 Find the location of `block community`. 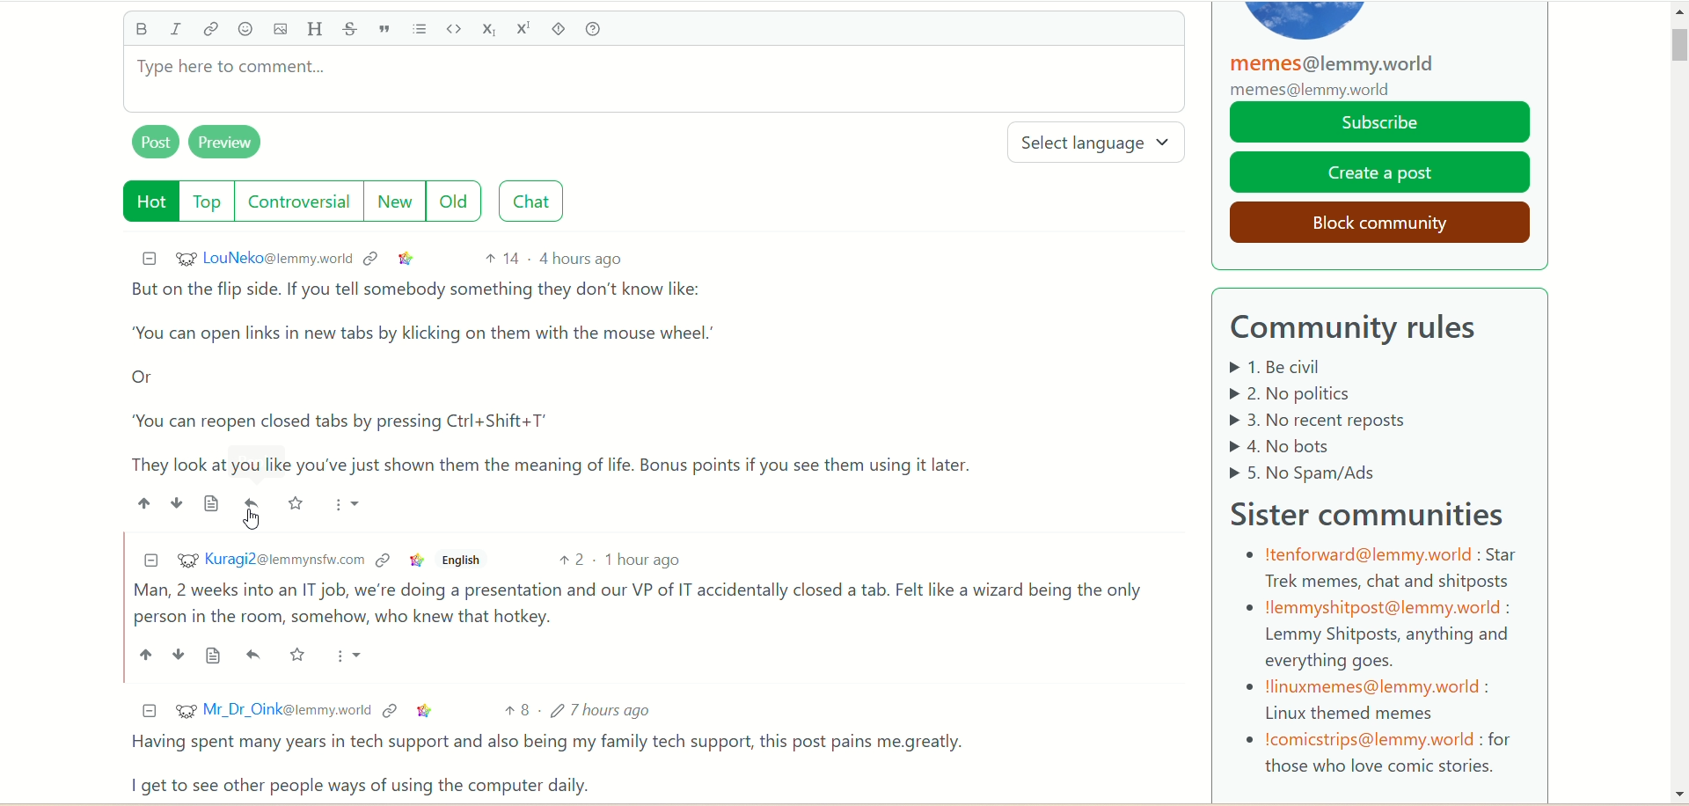

block community is located at coordinates (1373, 220).